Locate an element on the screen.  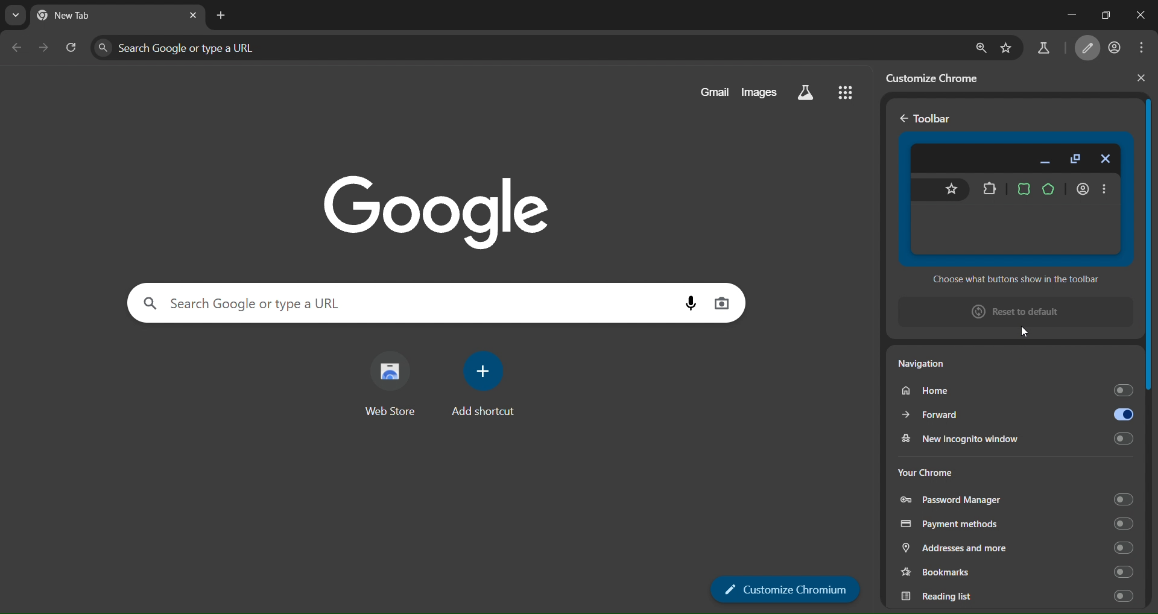
search labs is located at coordinates (1045, 48).